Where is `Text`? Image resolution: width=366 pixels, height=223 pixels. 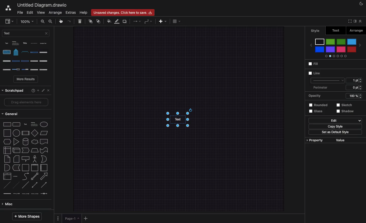
Text is located at coordinates (177, 120).